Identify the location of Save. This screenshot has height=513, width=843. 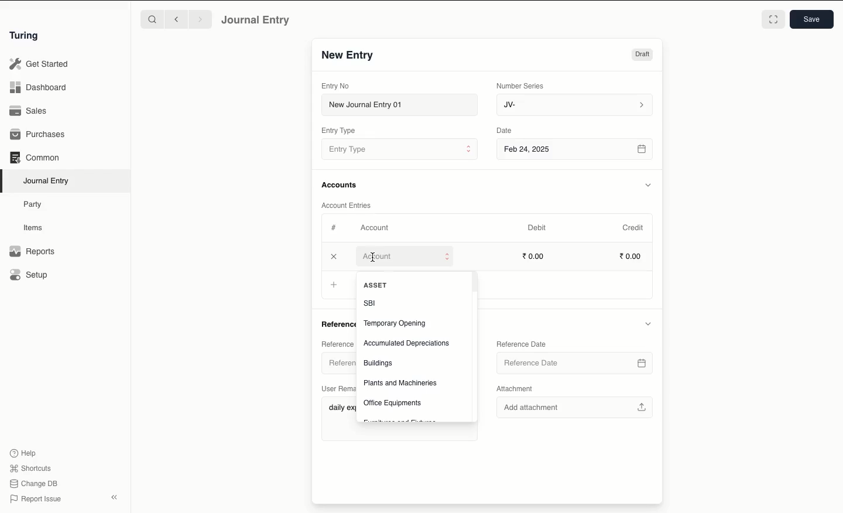
(812, 19).